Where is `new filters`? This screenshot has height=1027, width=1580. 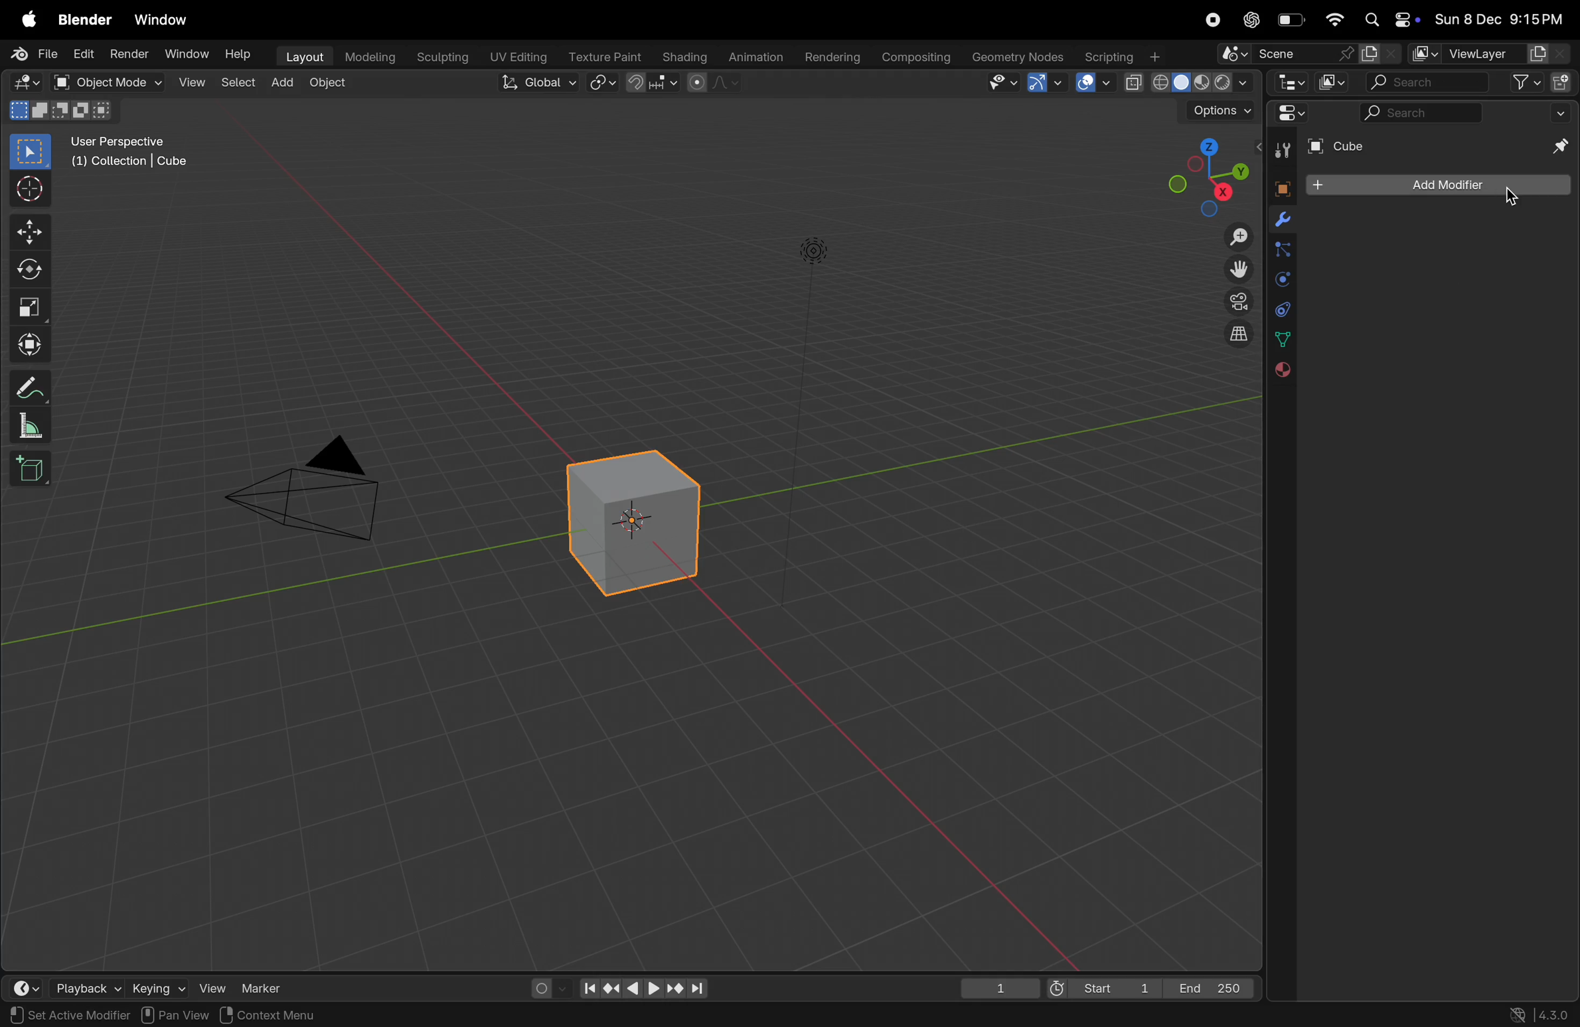 new filters is located at coordinates (1518, 83).